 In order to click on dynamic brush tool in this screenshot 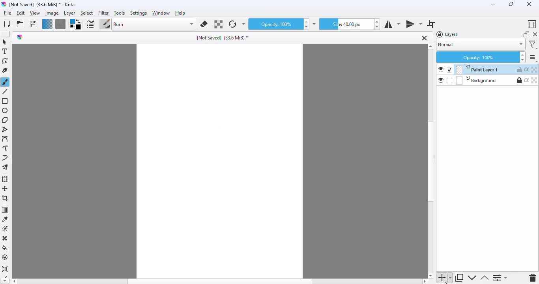, I will do `click(5, 158)`.